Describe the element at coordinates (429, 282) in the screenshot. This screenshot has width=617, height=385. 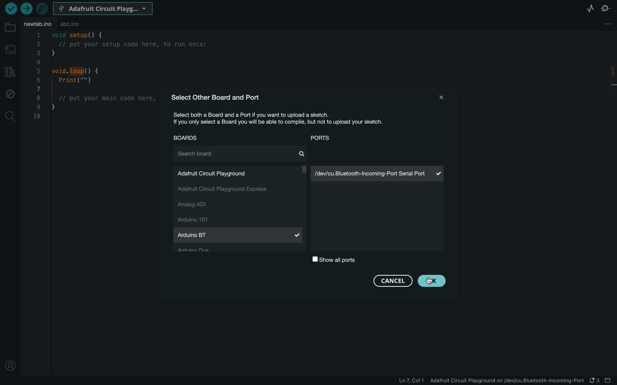
I see `cursor` at that location.